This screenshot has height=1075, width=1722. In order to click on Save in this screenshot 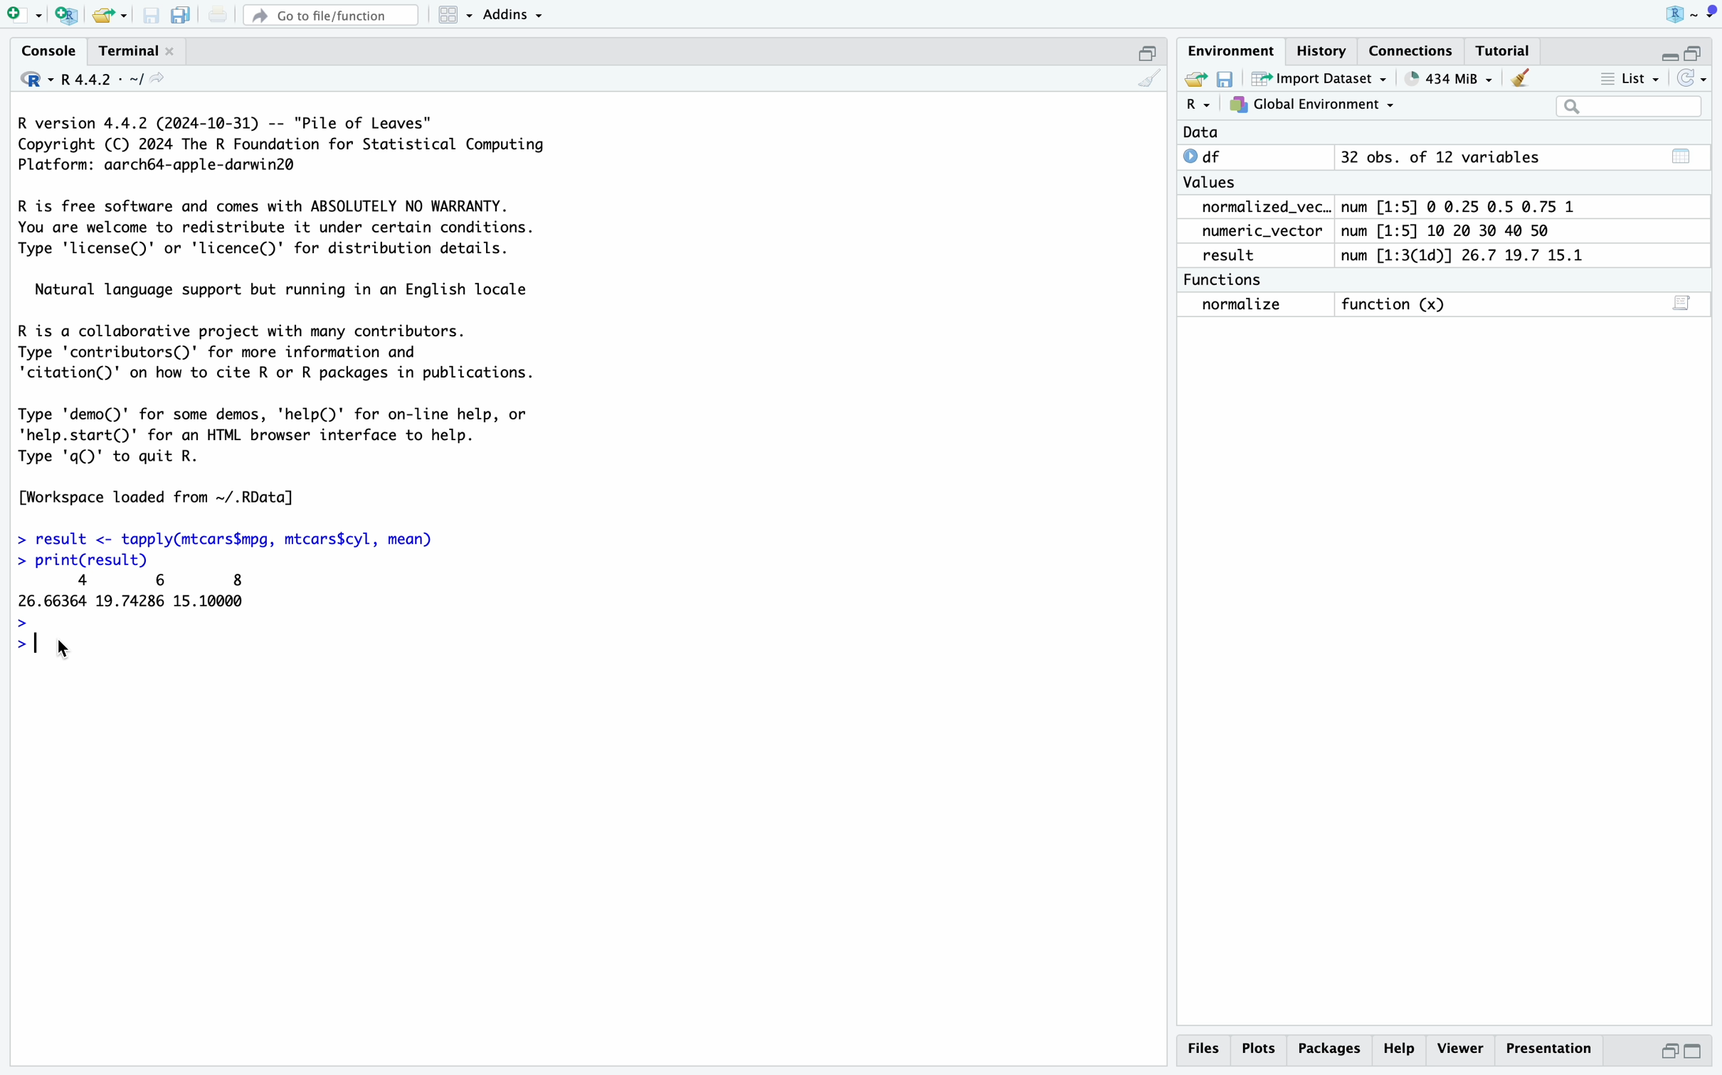, I will do `click(1225, 78)`.